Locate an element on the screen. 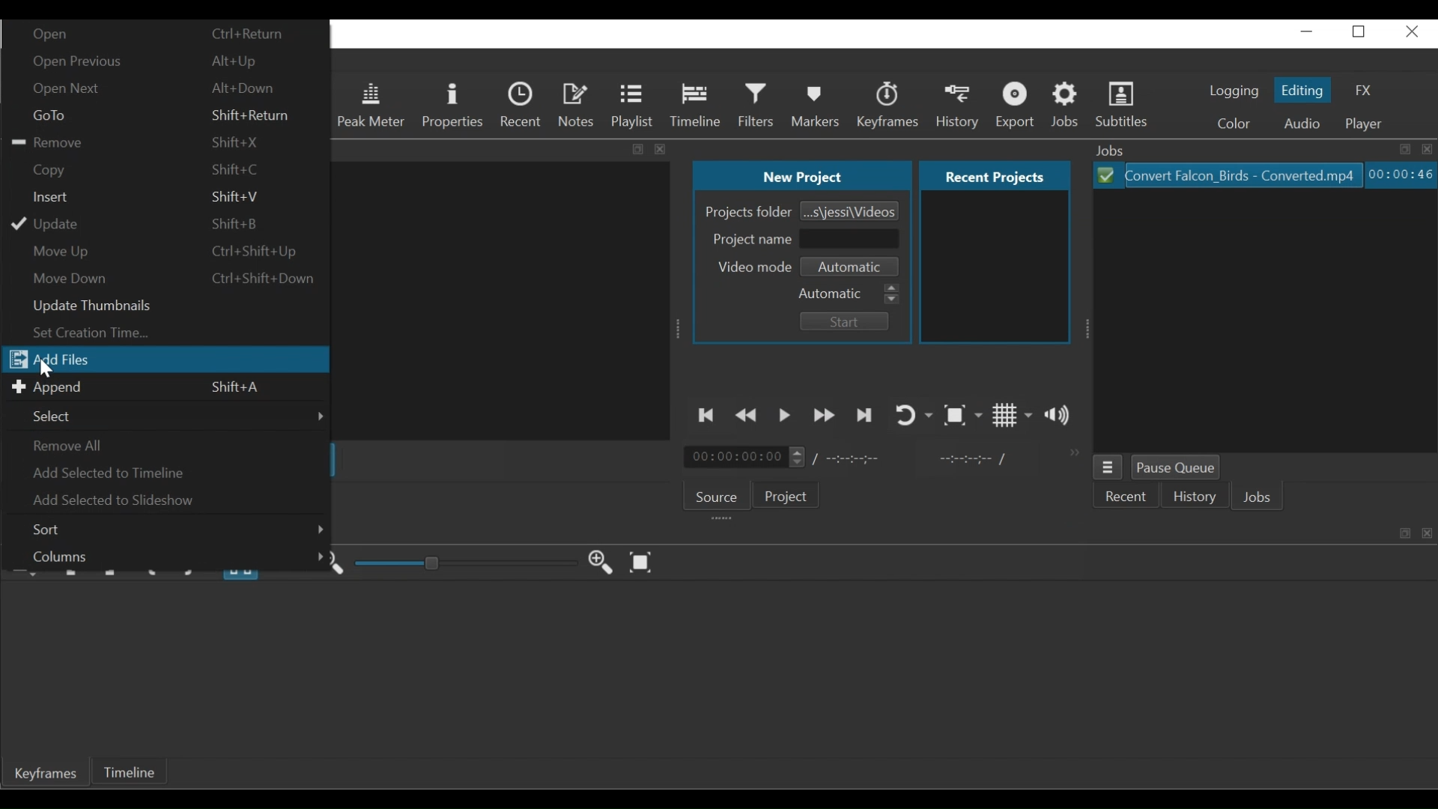 The height and width of the screenshot is (809, 1438). Recent is located at coordinates (522, 105).